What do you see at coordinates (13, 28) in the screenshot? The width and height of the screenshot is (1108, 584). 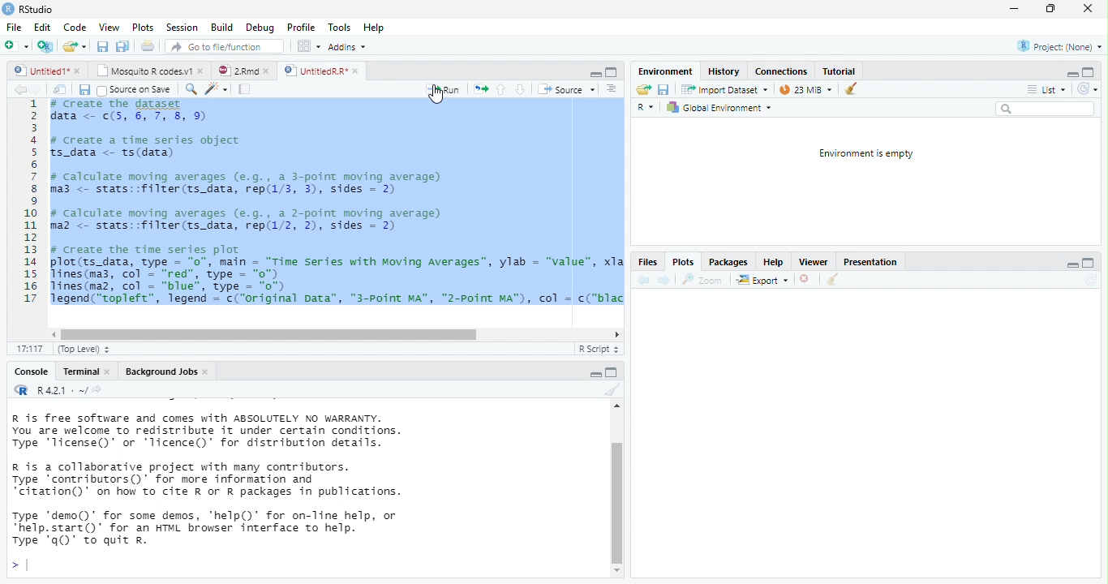 I see `File` at bounding box center [13, 28].